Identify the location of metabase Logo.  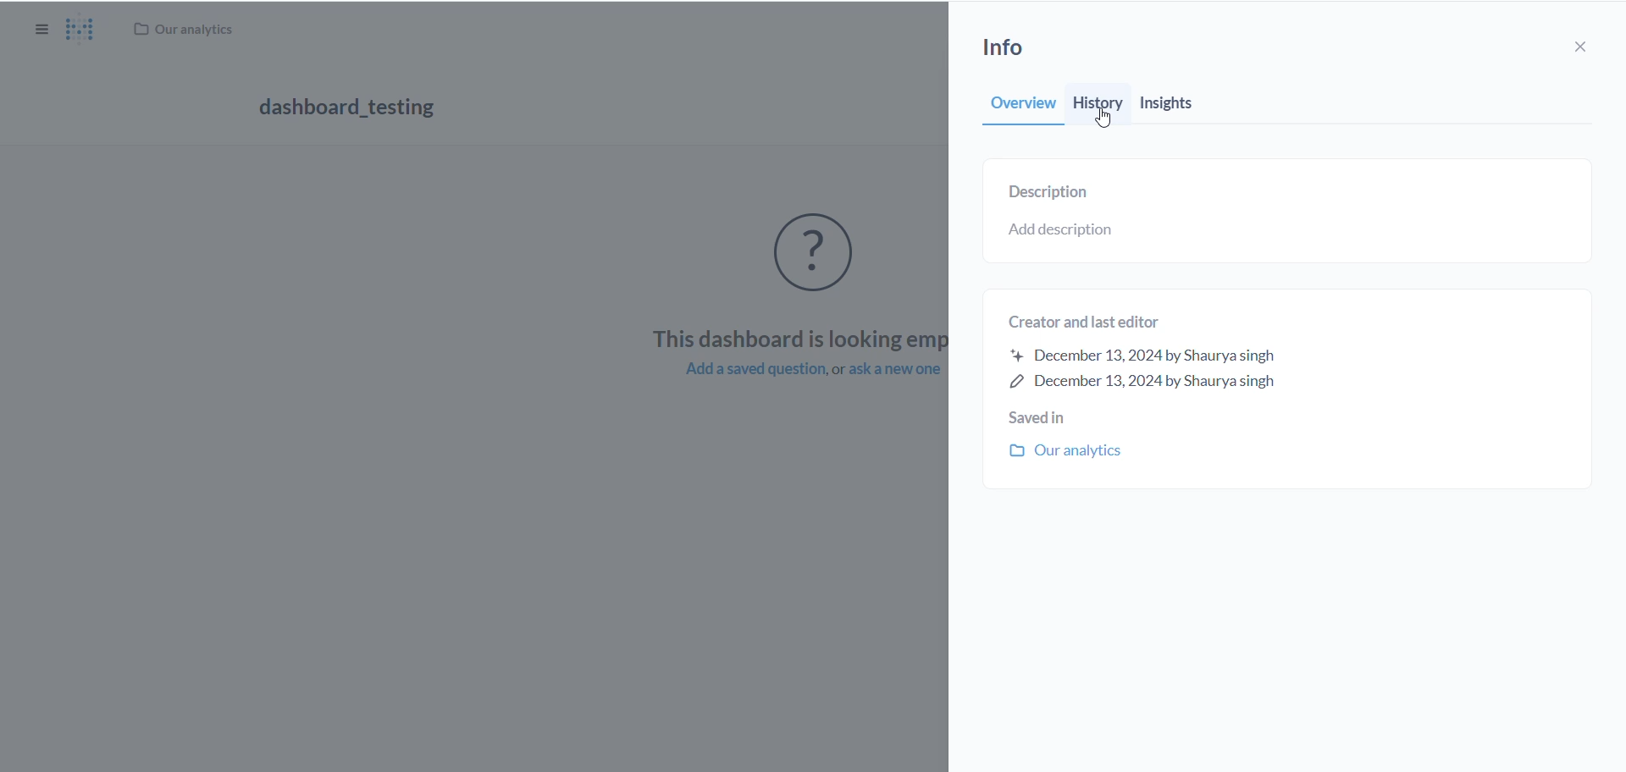
(80, 30).